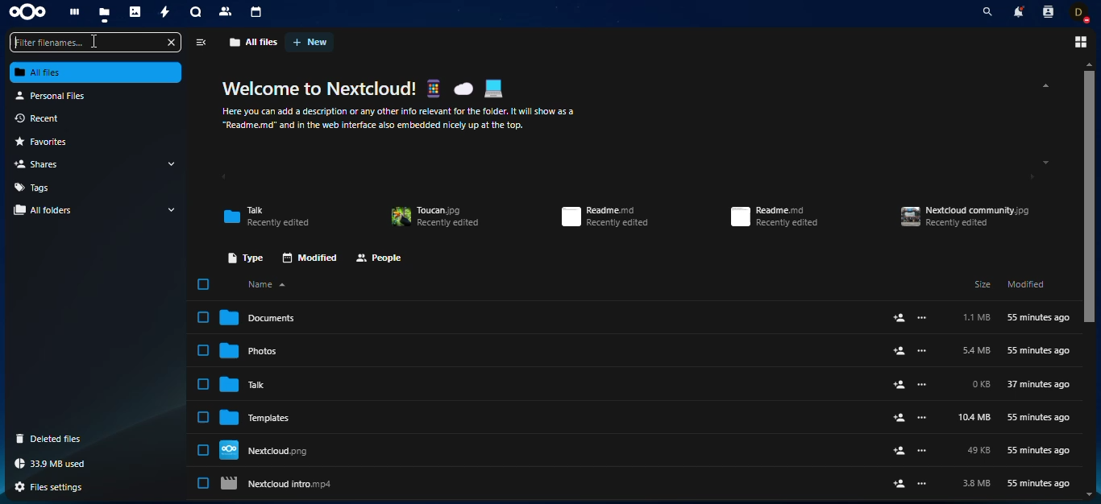 This screenshot has height=504, width=1101. I want to click on 49KB 55 minutes ago, so click(1018, 451).